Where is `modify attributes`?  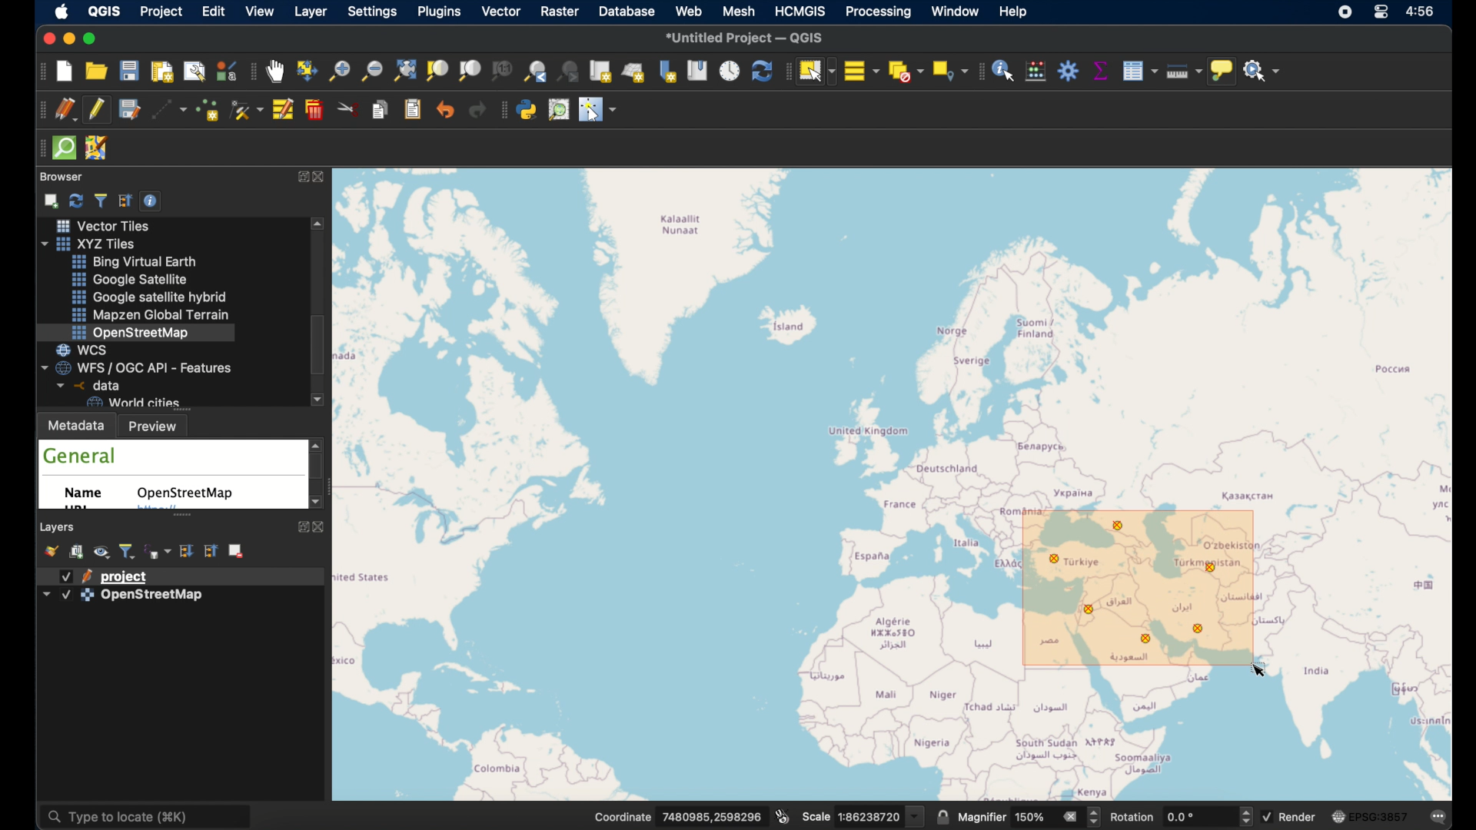
modify attributes is located at coordinates (284, 111).